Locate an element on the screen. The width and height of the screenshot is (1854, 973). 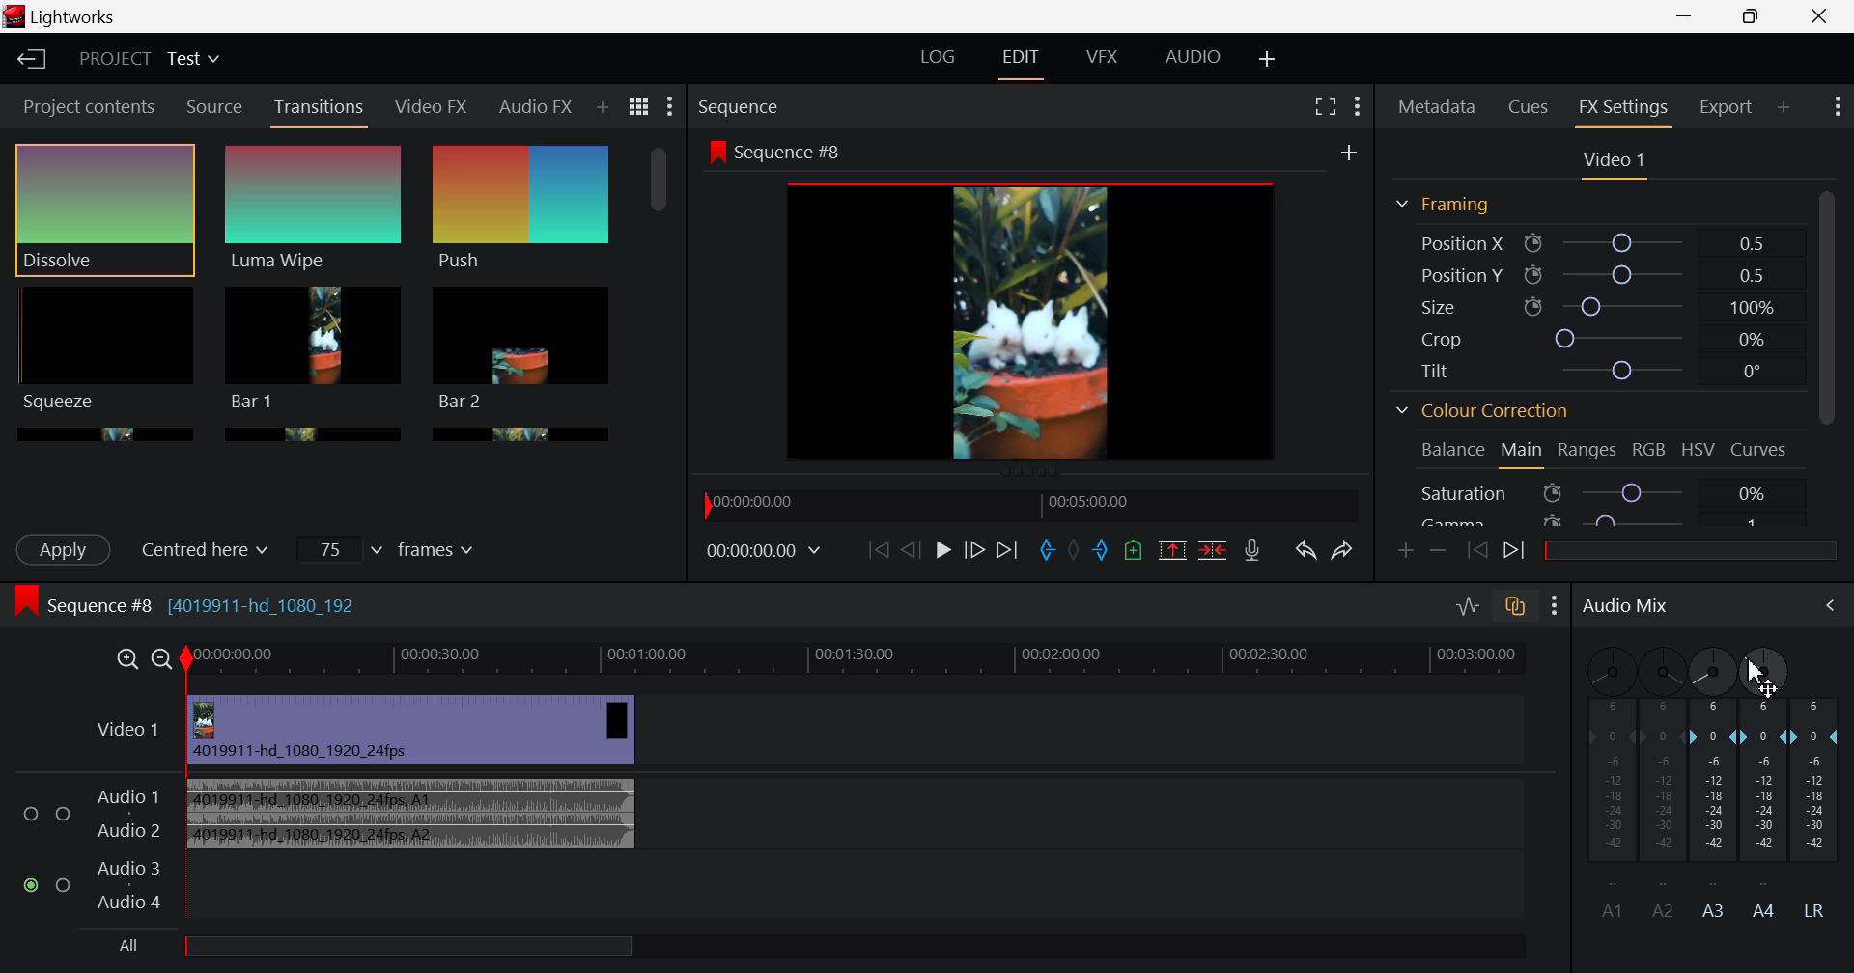
Bar 1 is located at coordinates (314, 348).